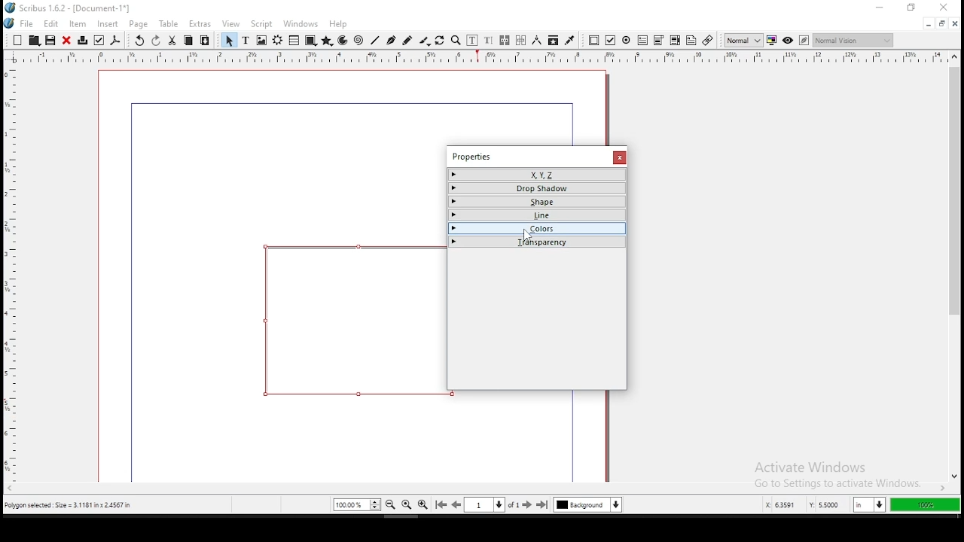 This screenshot has height=542, width=964. What do you see at coordinates (594, 41) in the screenshot?
I see `pdf push button` at bounding box center [594, 41].